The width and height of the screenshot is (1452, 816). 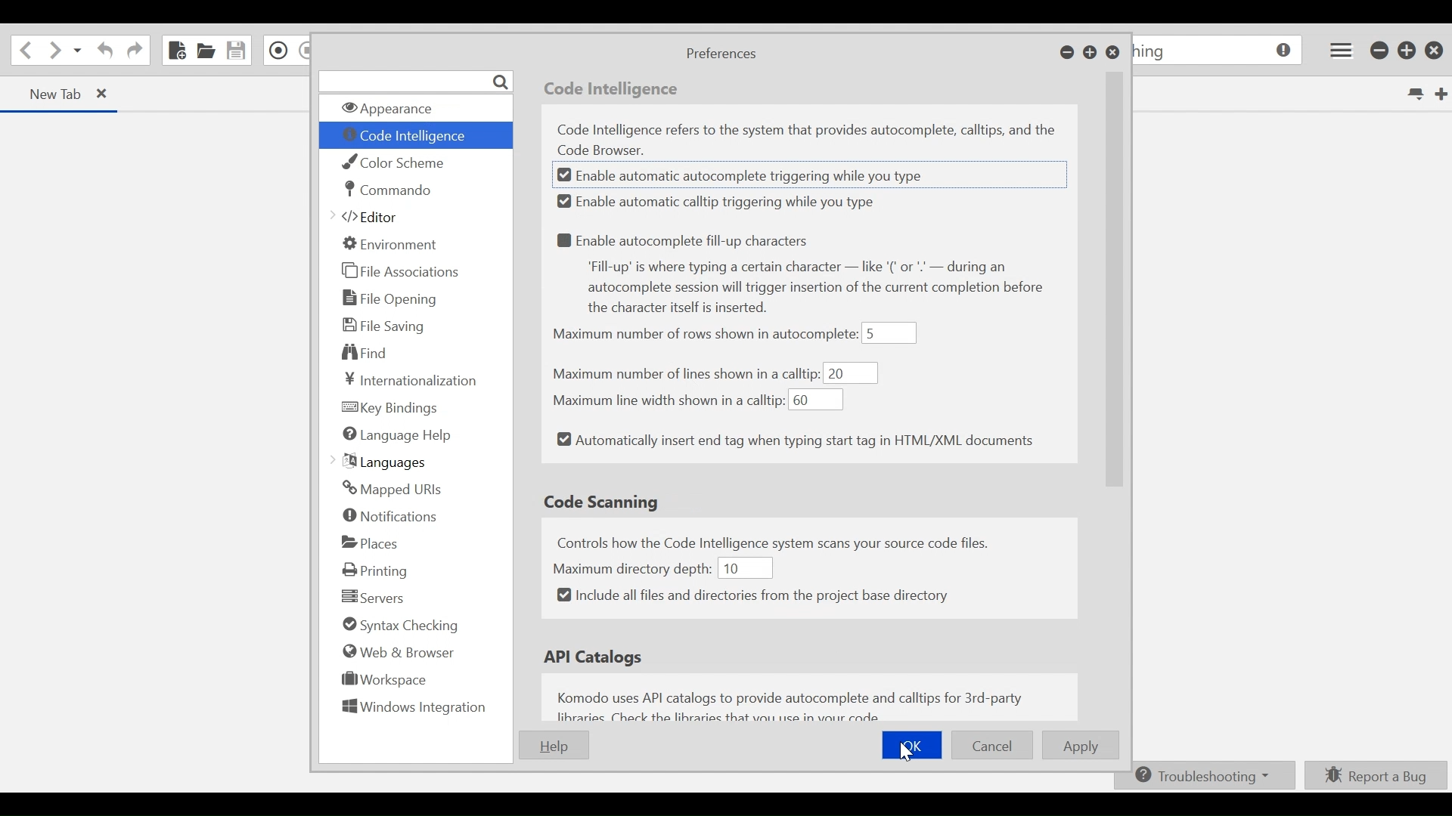 I want to click on Include all files and directories from the project base directory, so click(x=753, y=595).